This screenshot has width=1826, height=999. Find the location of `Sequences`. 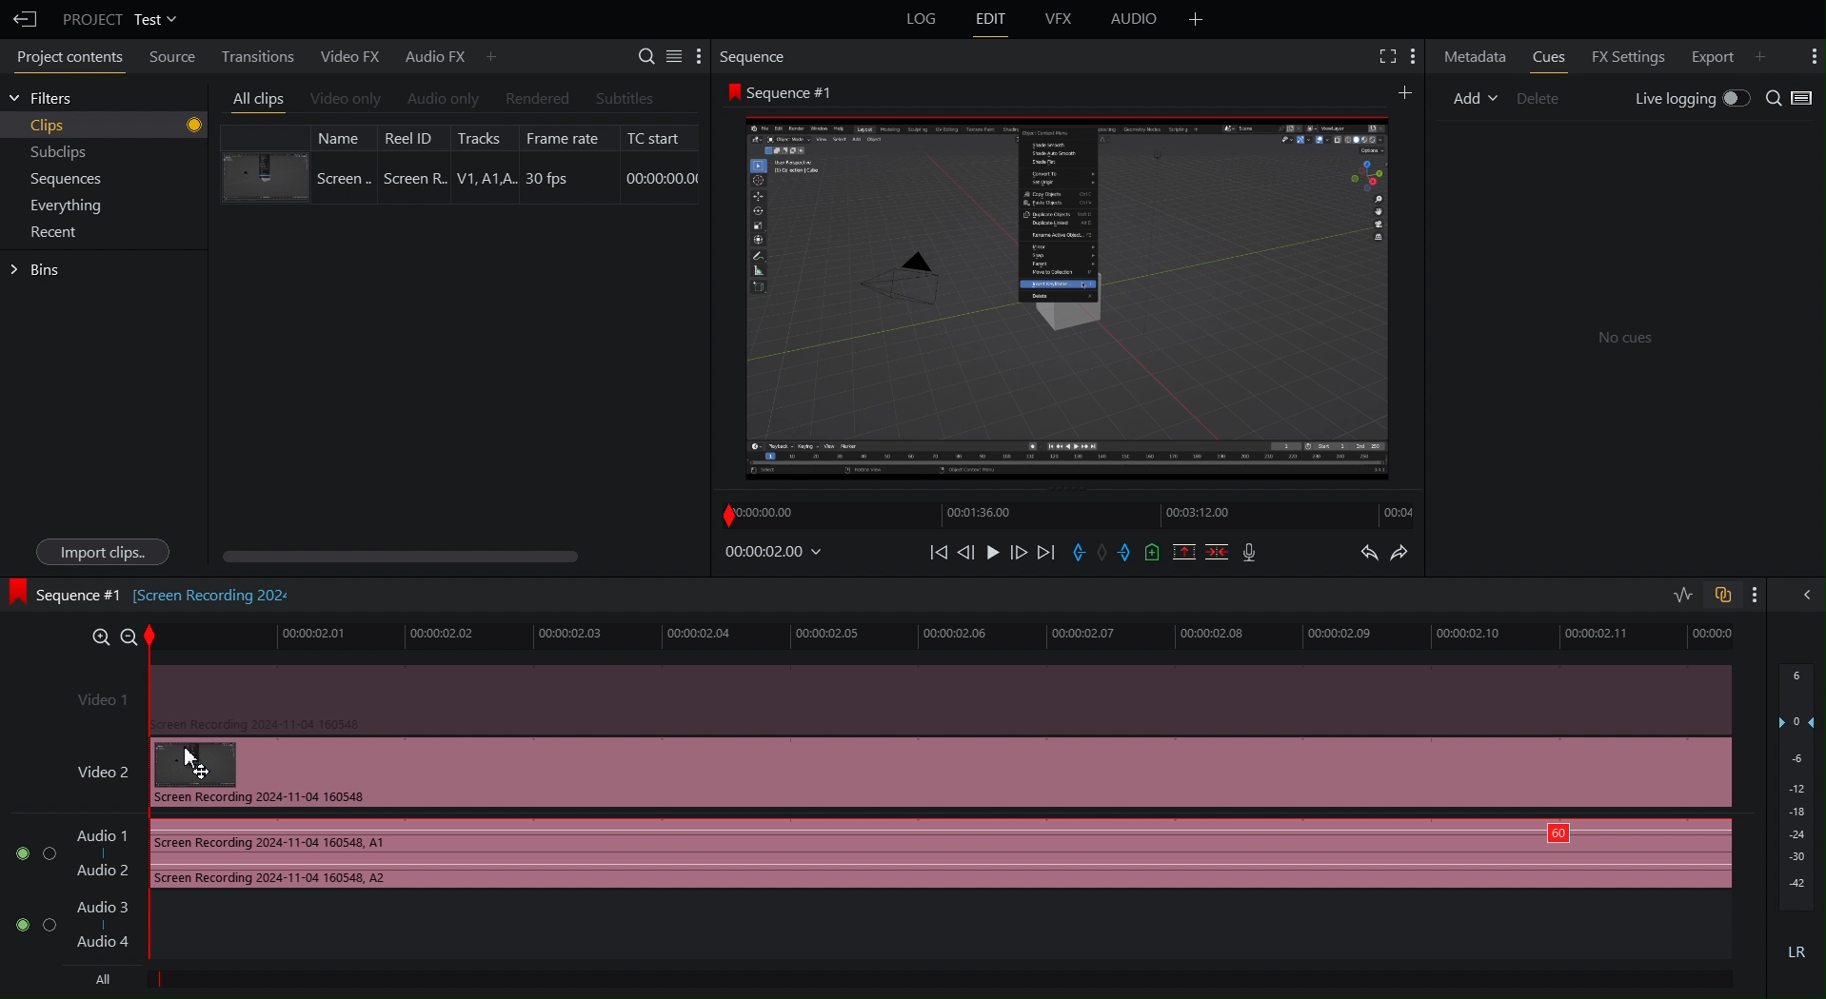

Sequences is located at coordinates (56, 180).